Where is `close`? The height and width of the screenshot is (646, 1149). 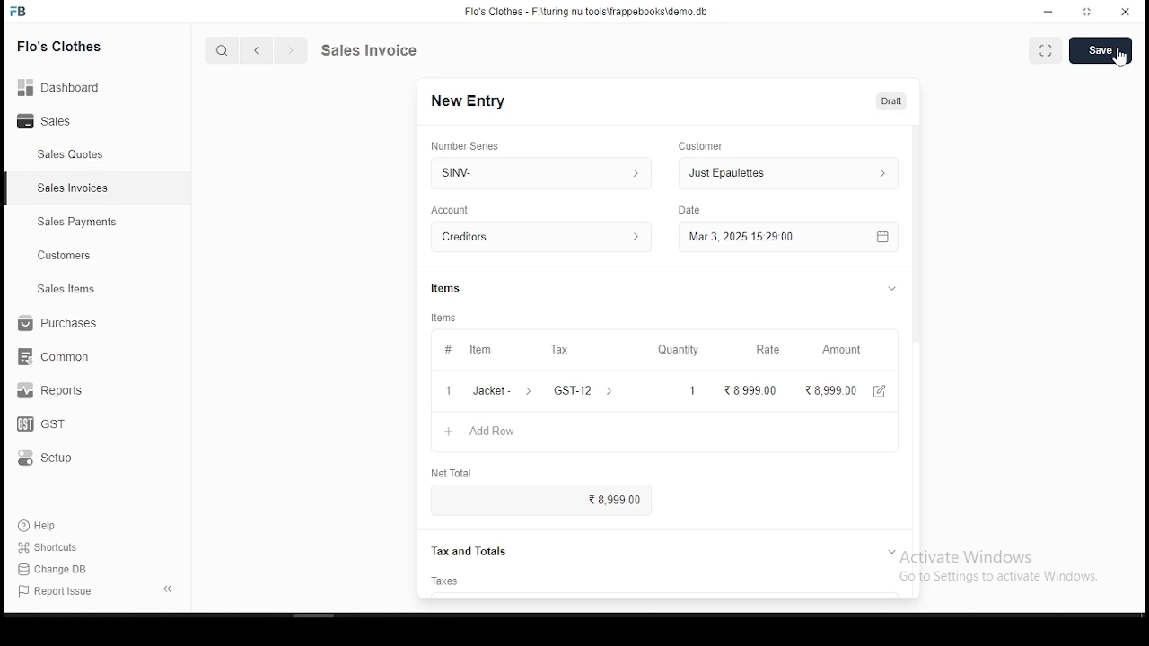 close is located at coordinates (1126, 11).